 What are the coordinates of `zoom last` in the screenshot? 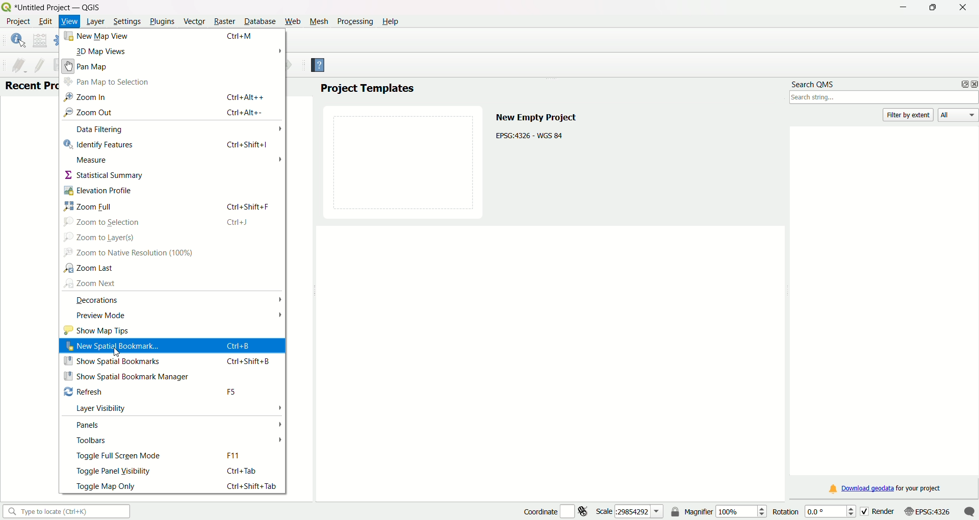 It's located at (95, 268).